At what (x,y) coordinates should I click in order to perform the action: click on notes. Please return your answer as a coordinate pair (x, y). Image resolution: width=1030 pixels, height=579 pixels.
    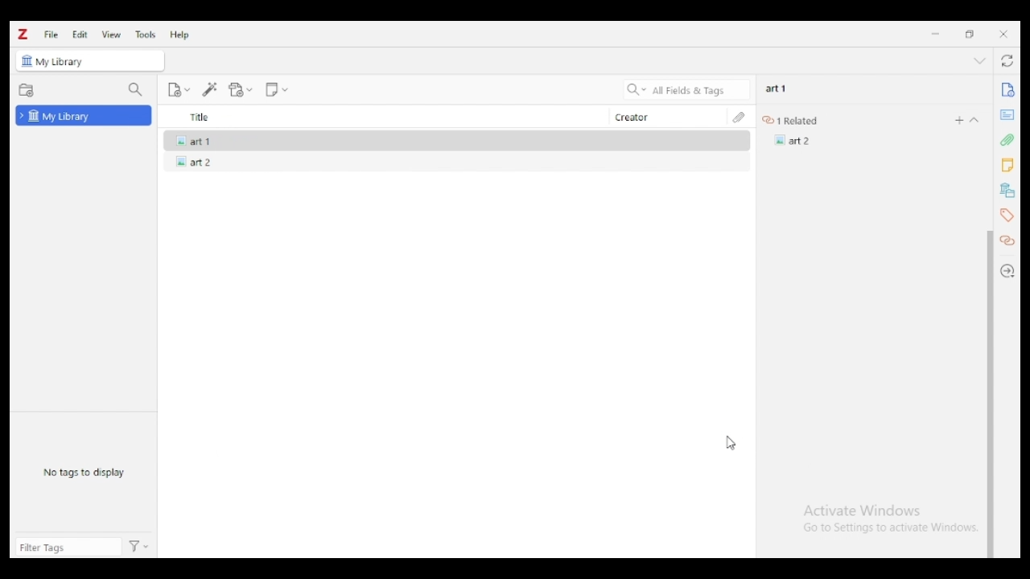
    Looking at the image, I should click on (1007, 166).